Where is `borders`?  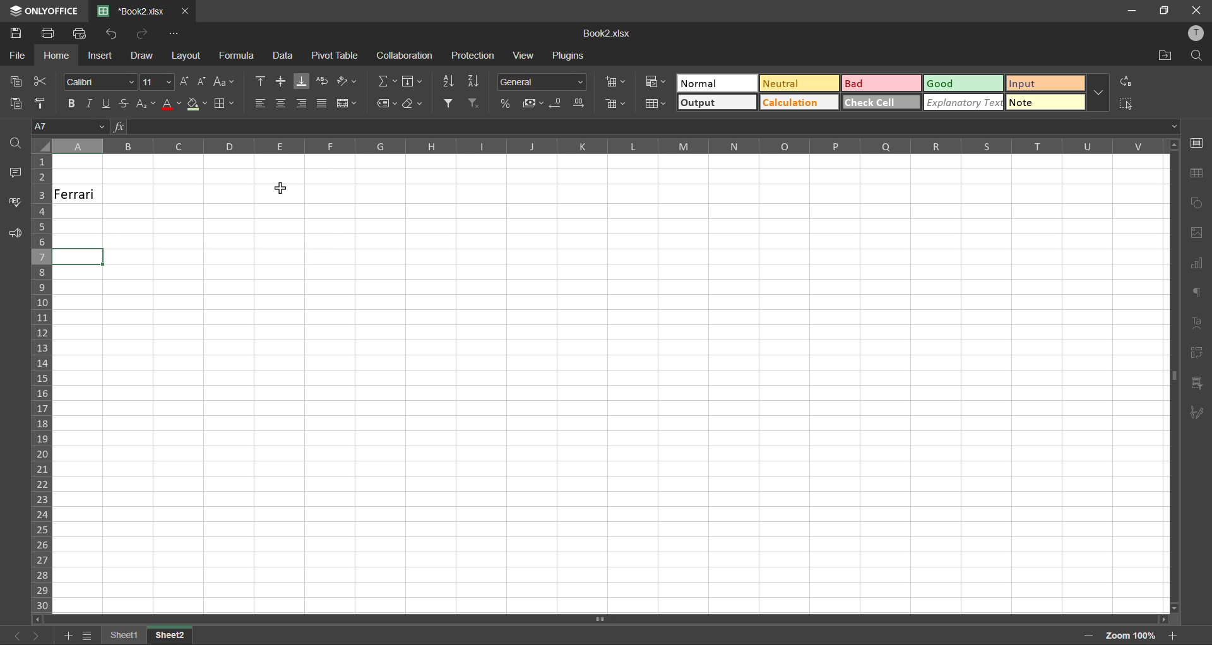 borders is located at coordinates (225, 105).